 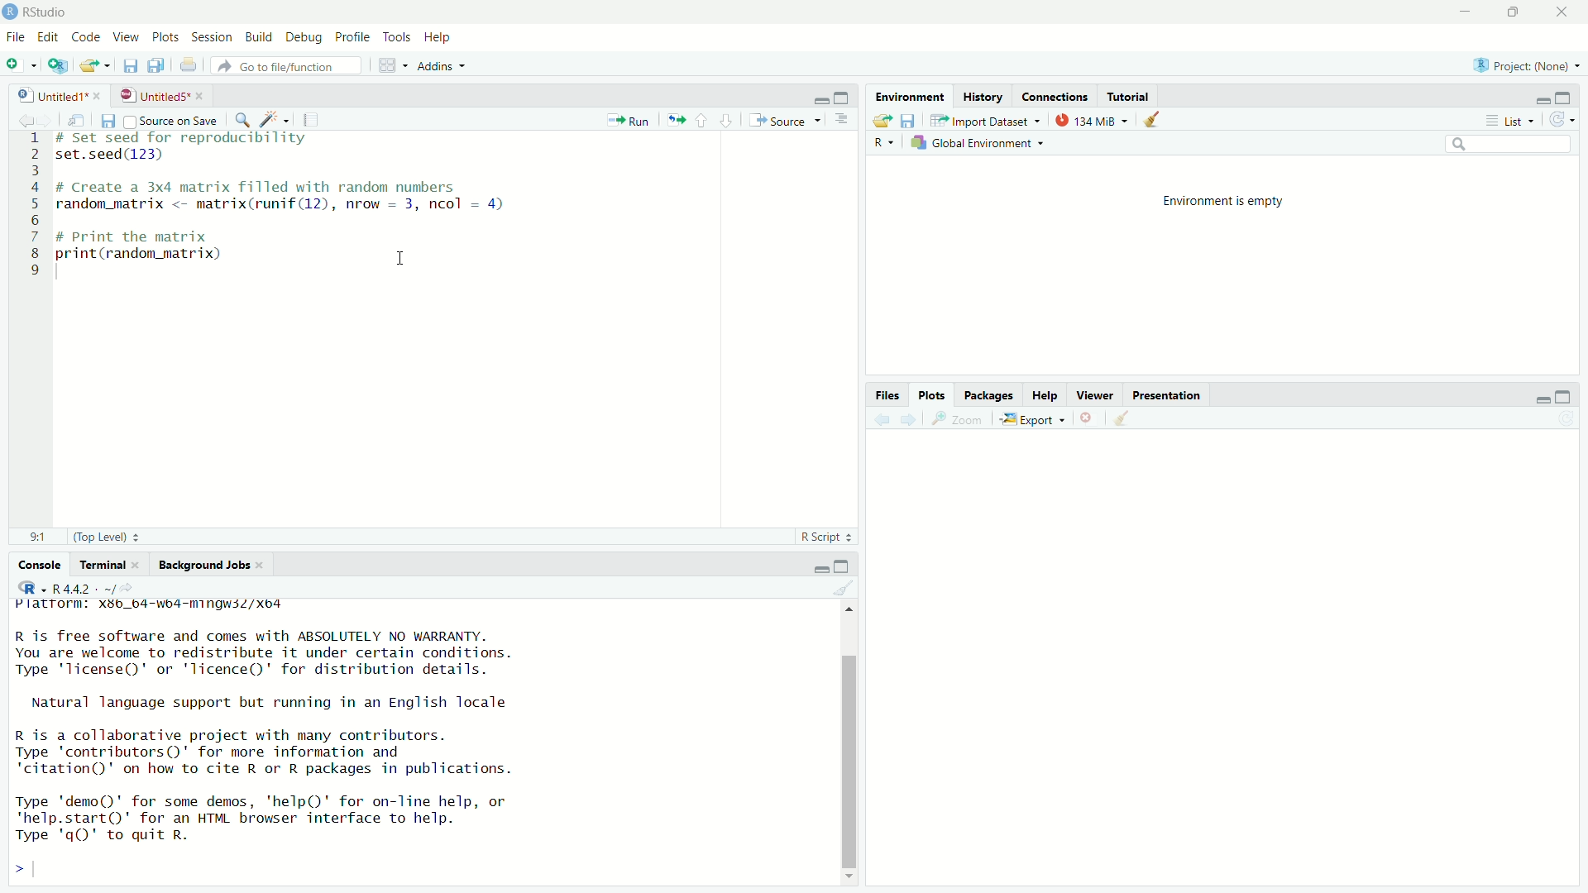 I want to click on rerminal, so click(x=107, y=564).